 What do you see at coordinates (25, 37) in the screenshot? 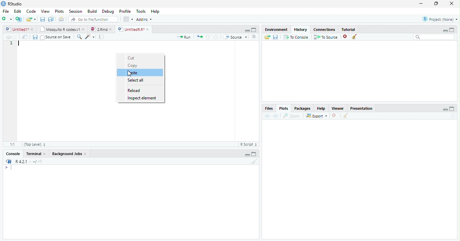
I see `Show in new window` at bounding box center [25, 37].